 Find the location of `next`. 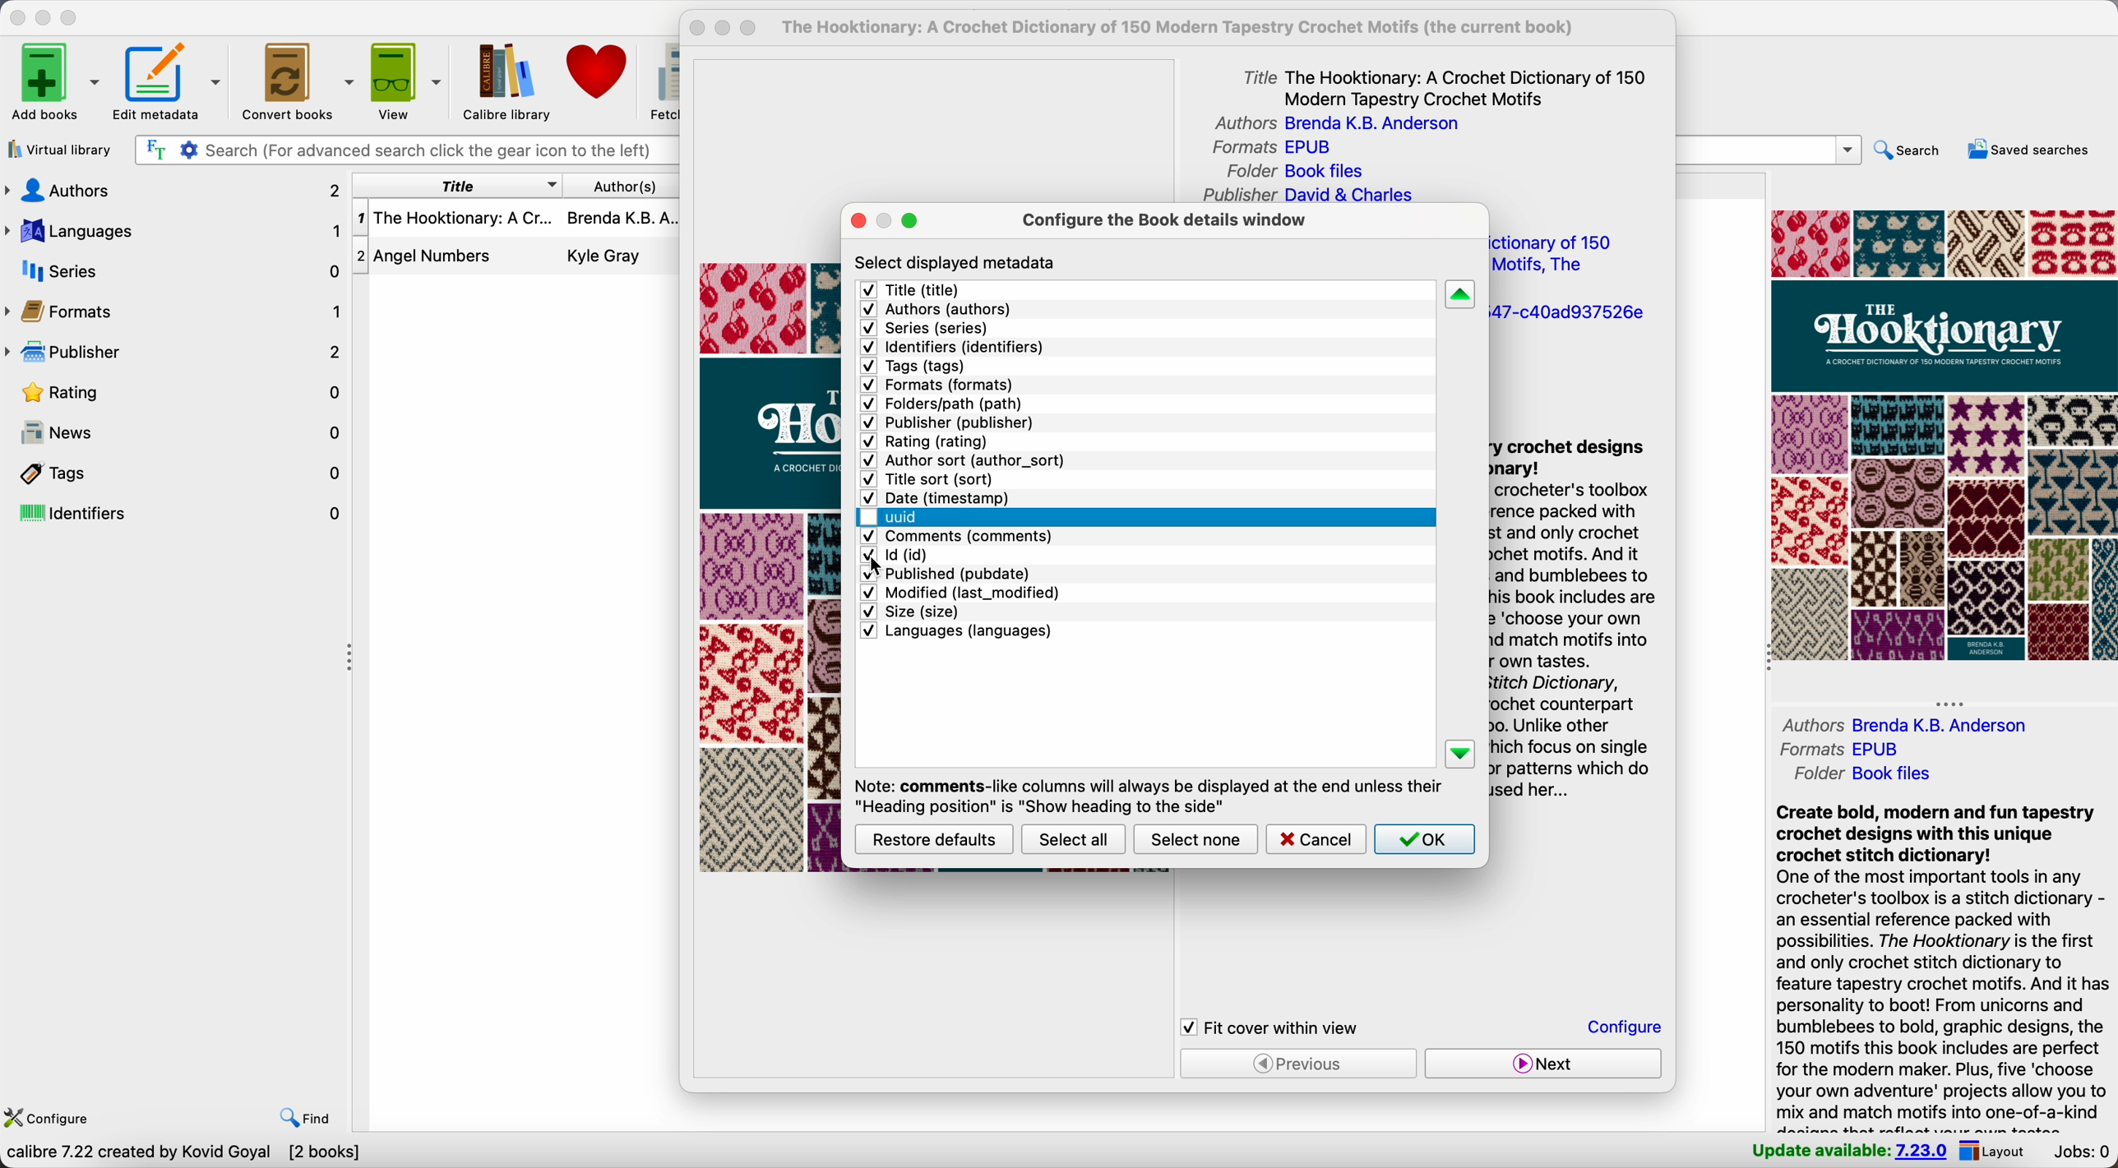

next is located at coordinates (1541, 1064).